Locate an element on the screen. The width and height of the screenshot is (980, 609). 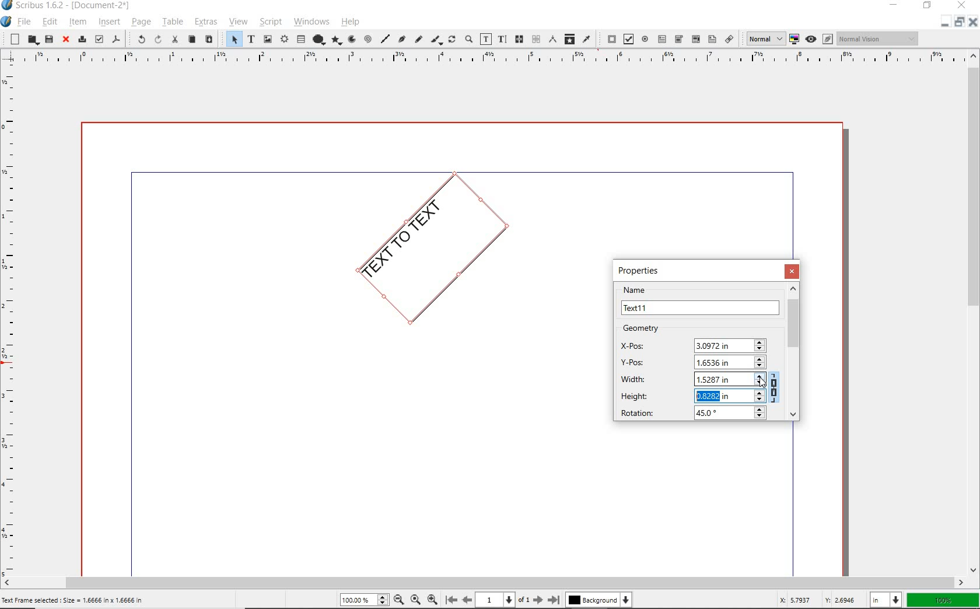
minimize/restore/close document is located at coordinates (958, 22).